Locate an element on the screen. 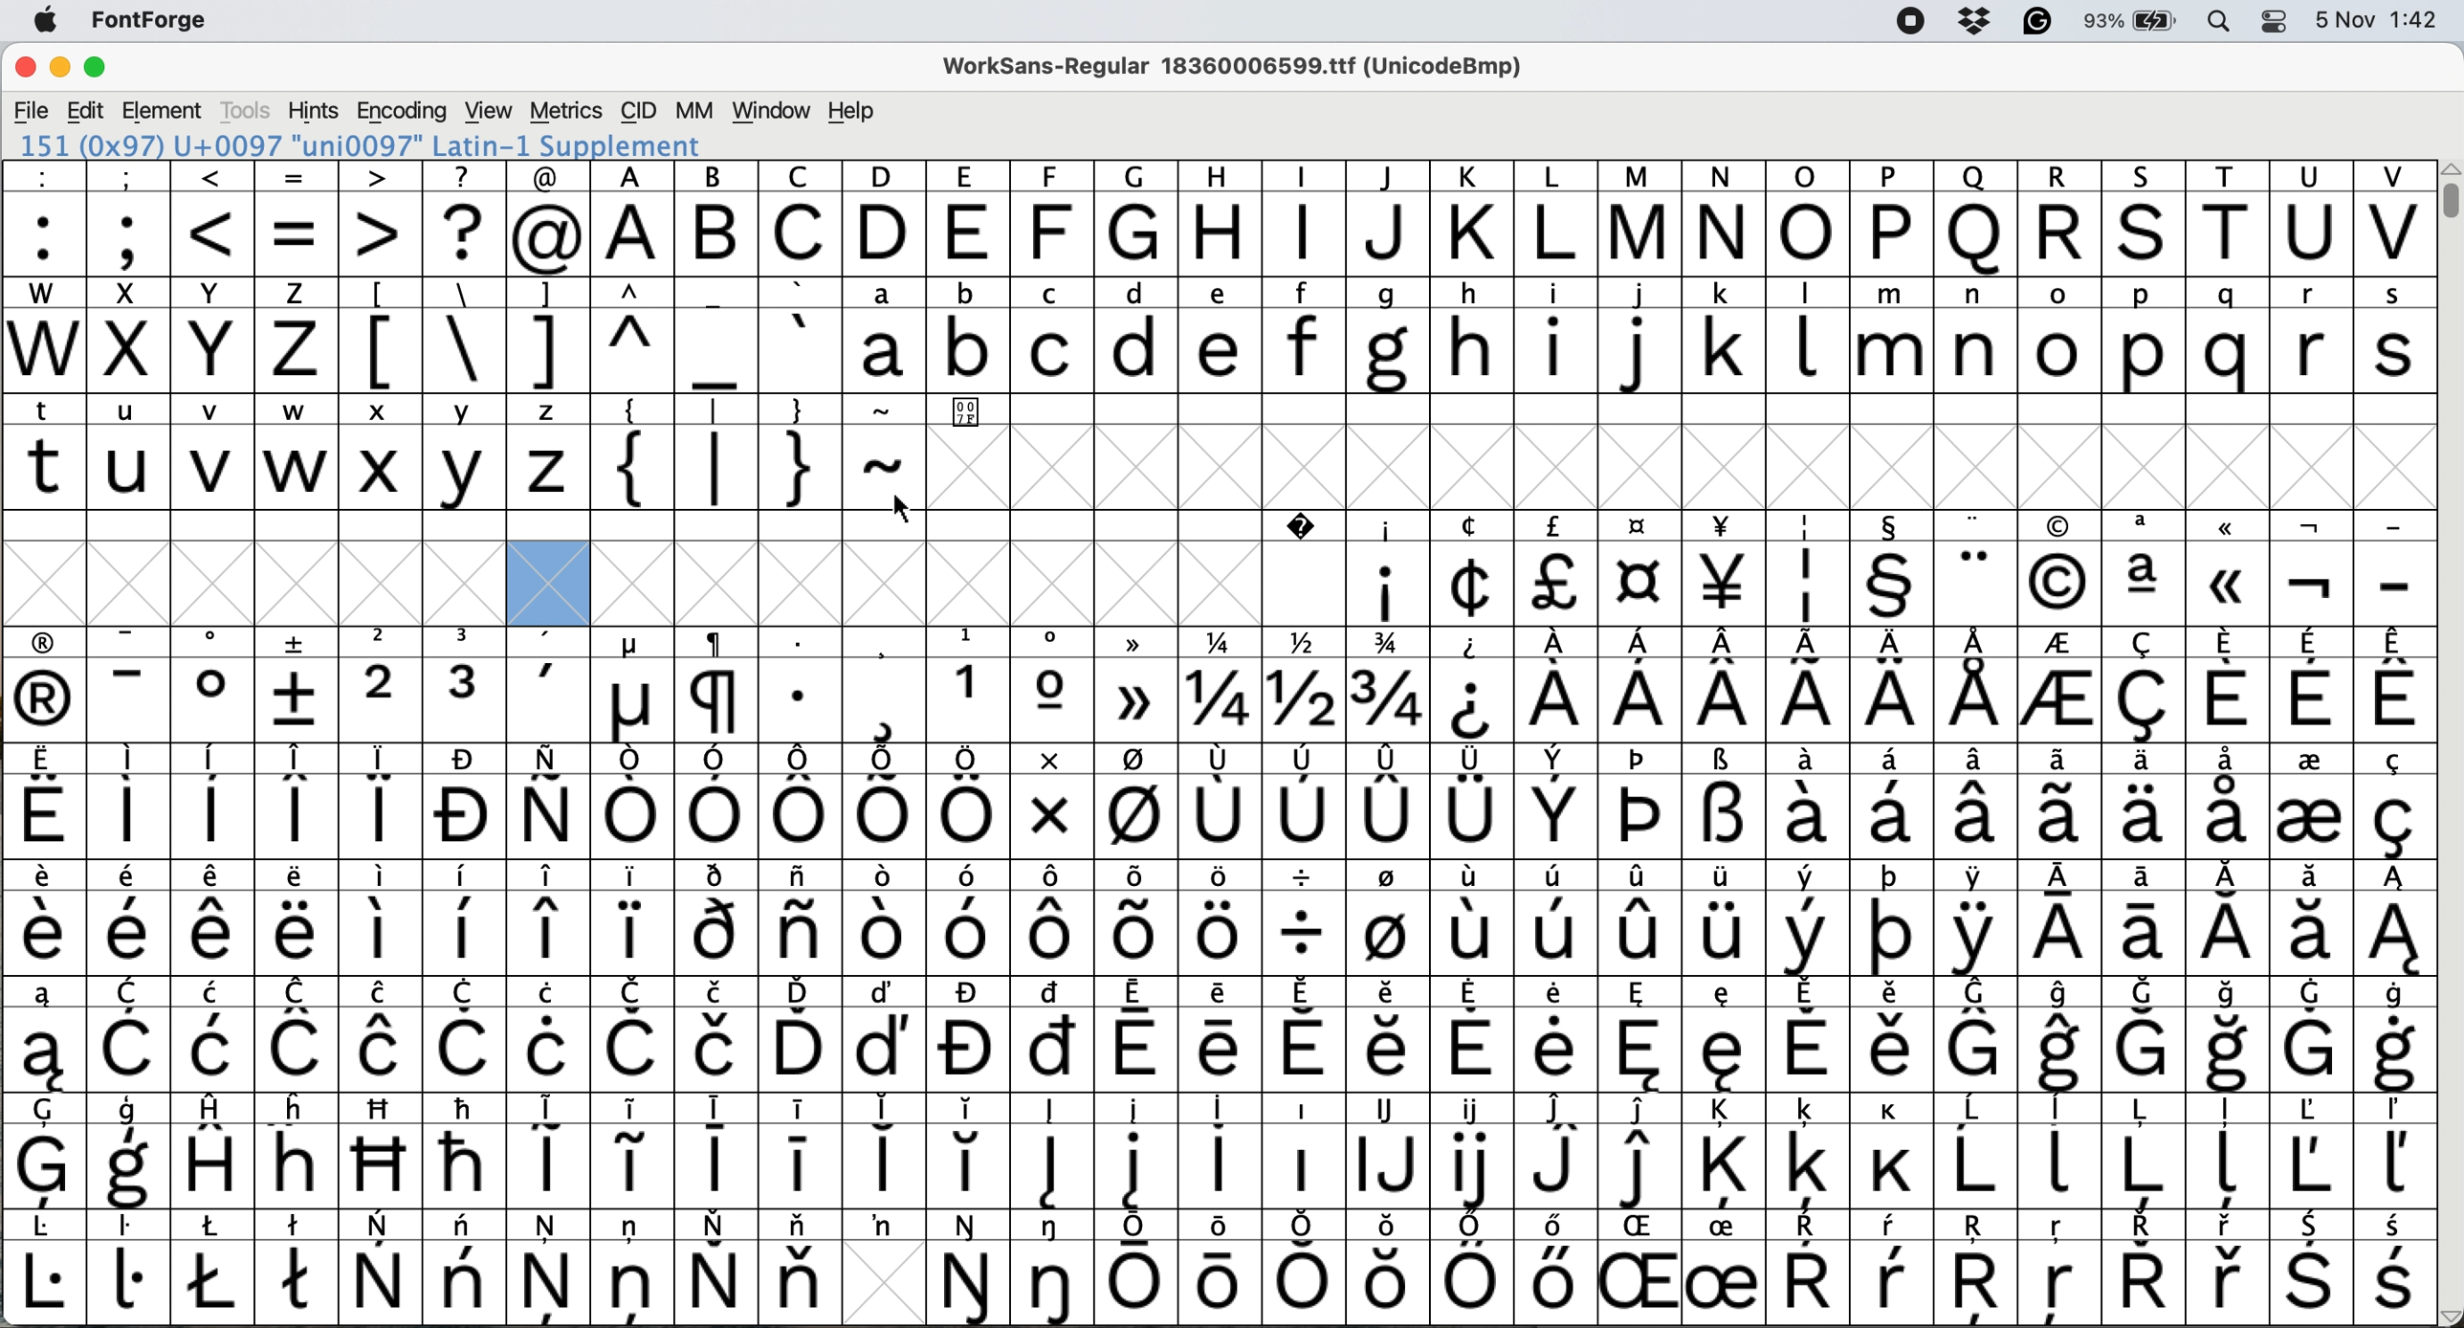 The image size is (2464, 1328). symbol is located at coordinates (466, 802).